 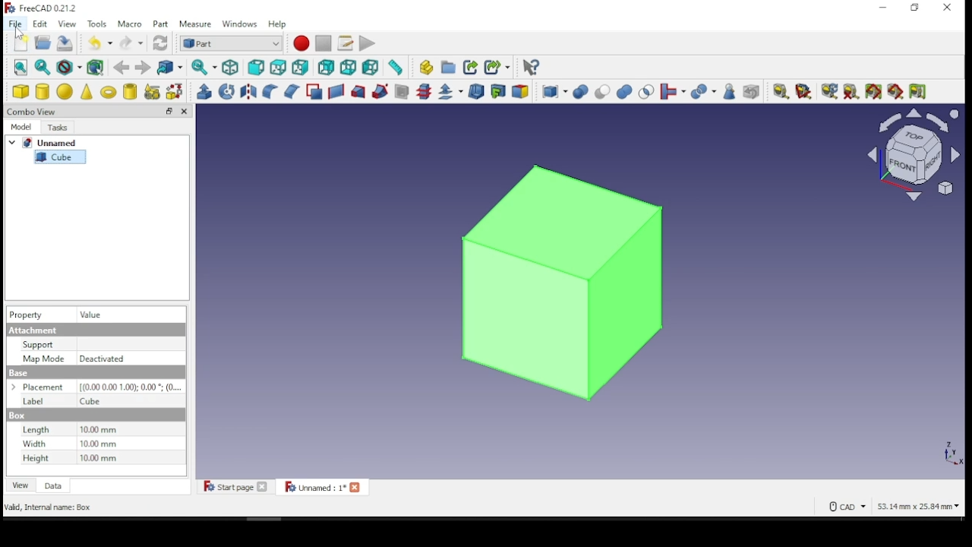 What do you see at coordinates (163, 24) in the screenshot?
I see `part` at bounding box center [163, 24].